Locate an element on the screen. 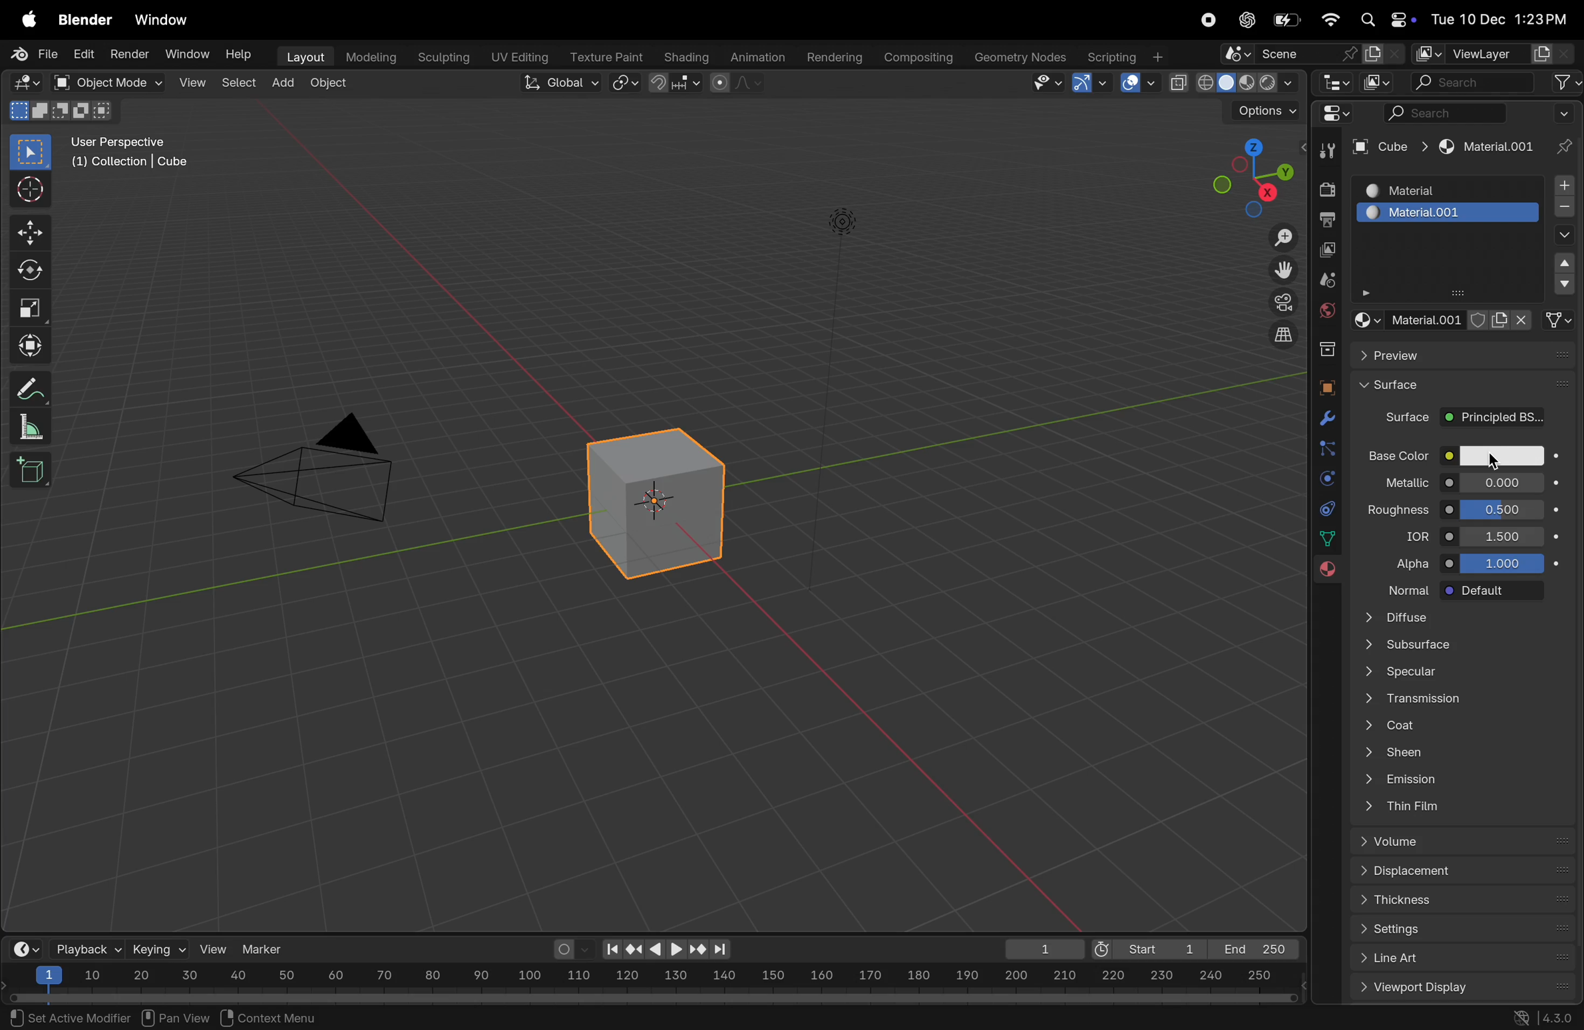  View is located at coordinates (190, 82).